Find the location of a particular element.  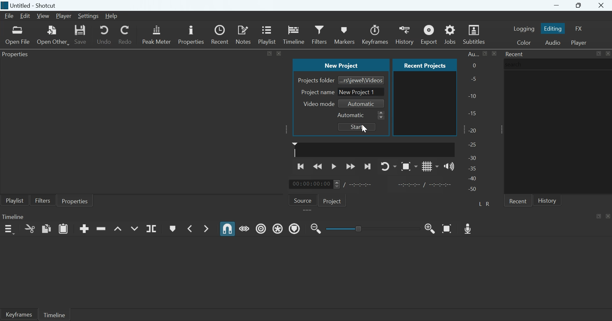

close is located at coordinates (279, 53).